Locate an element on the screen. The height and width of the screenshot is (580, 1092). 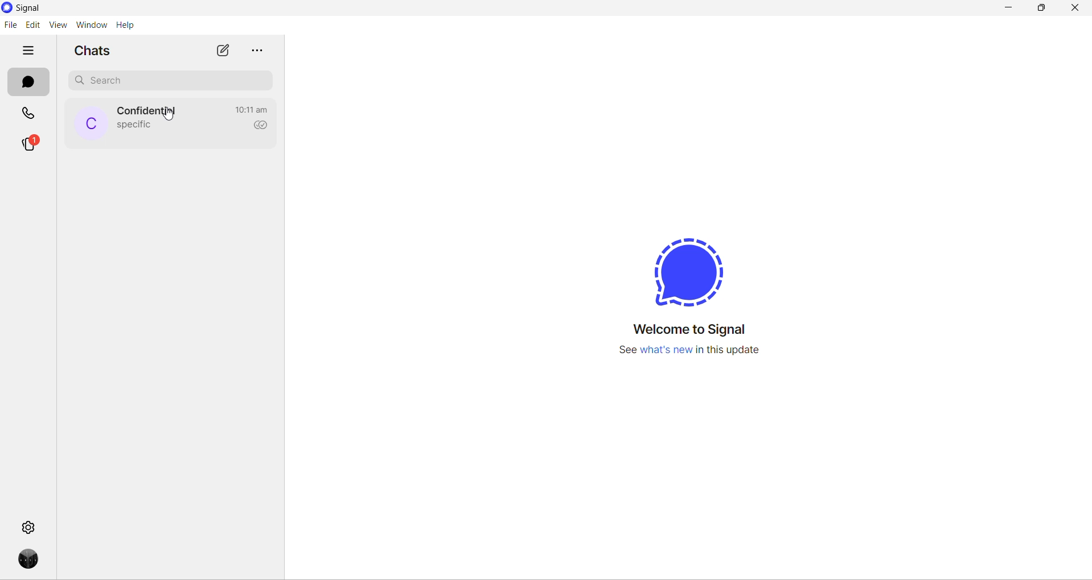
search chat is located at coordinates (174, 81).